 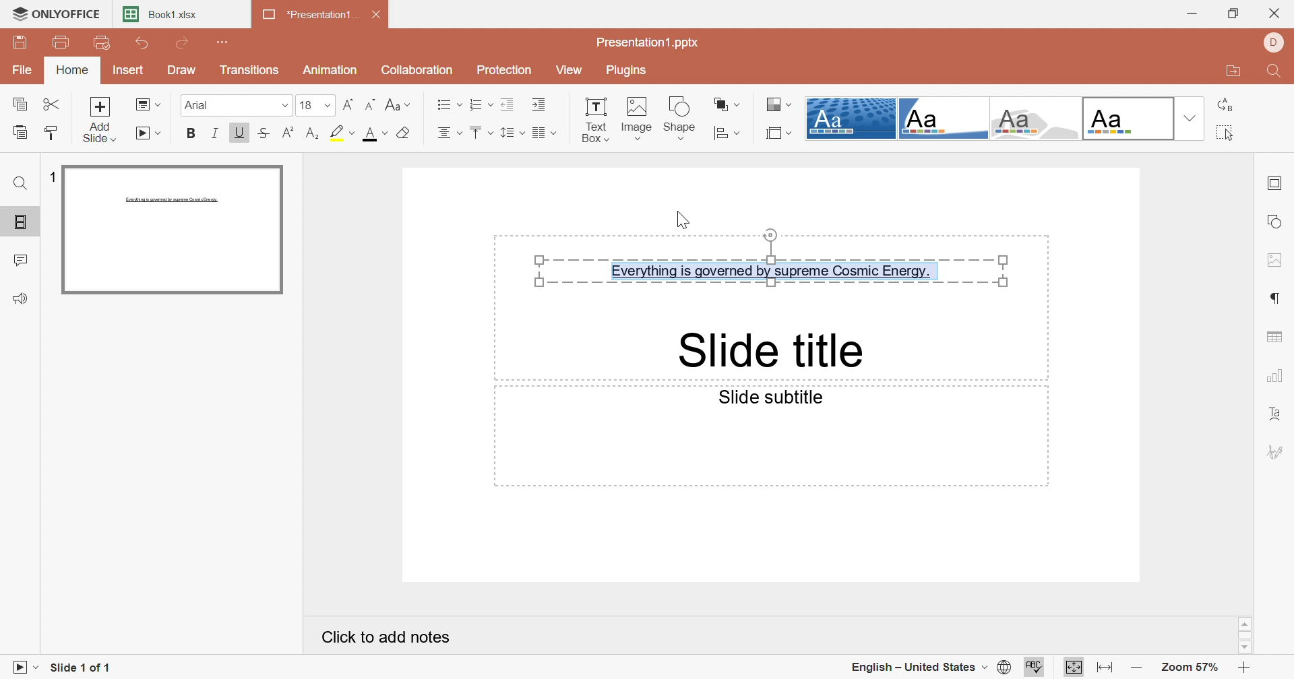 I want to click on Change case, so click(x=396, y=104).